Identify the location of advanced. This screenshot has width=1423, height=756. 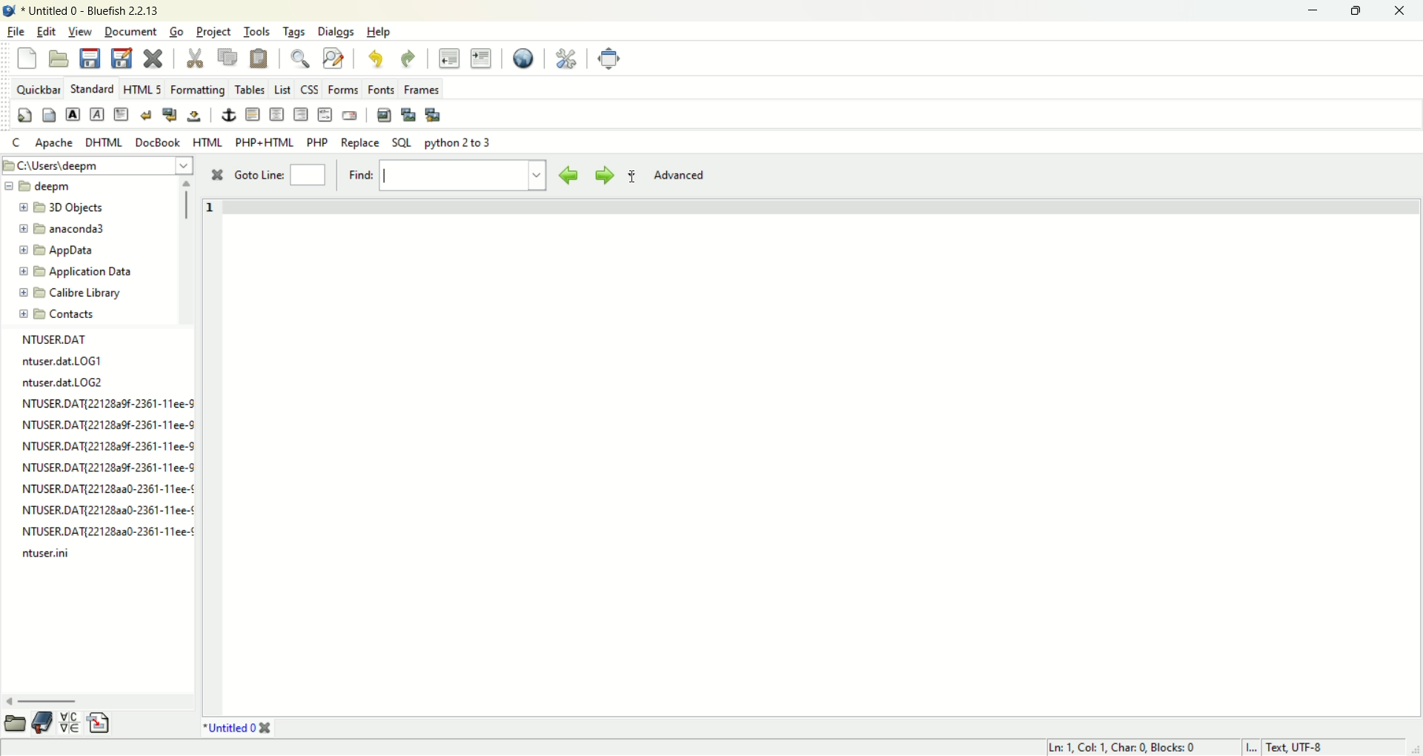
(686, 176).